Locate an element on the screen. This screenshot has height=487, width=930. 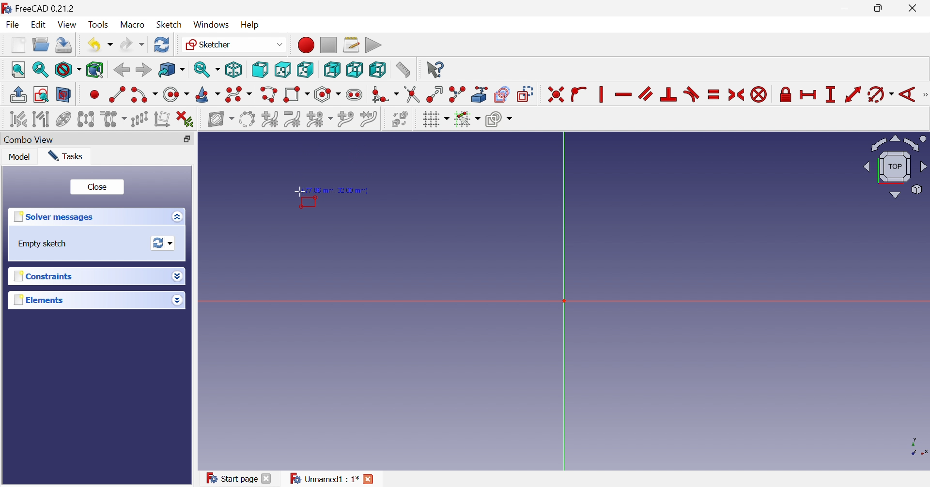
Tools is located at coordinates (98, 24).